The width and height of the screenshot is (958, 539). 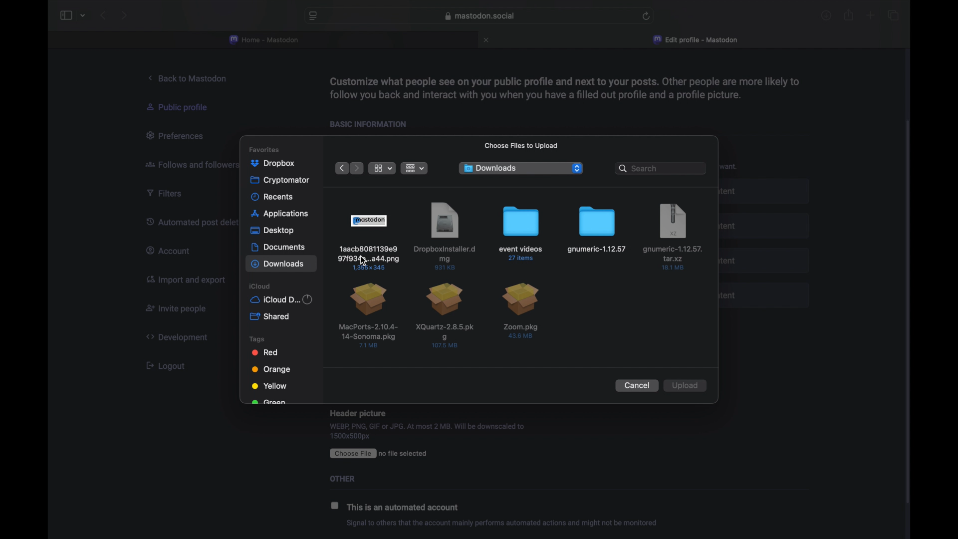 I want to click on file, so click(x=673, y=237).